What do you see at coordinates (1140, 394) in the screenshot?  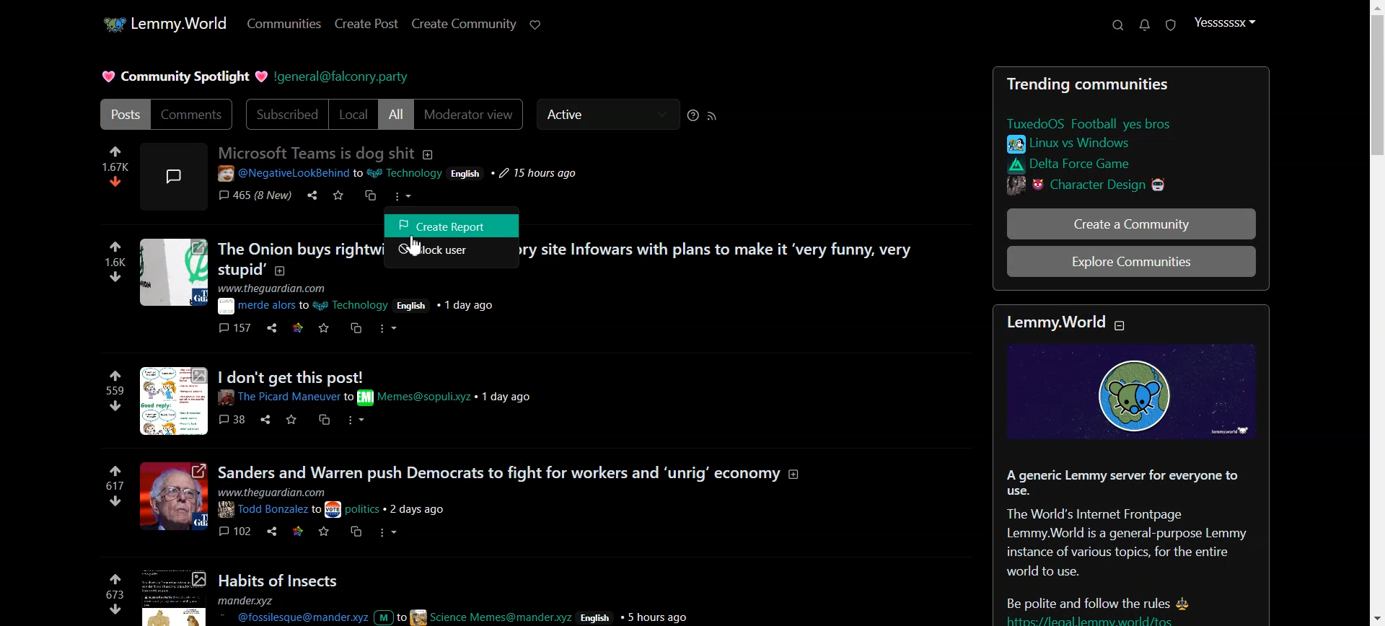 I see `image` at bounding box center [1140, 394].